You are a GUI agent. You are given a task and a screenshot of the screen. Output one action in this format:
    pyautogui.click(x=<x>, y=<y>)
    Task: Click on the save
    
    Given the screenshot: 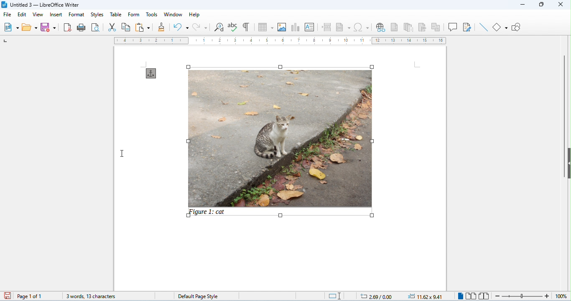 What is the action you would take?
    pyautogui.click(x=50, y=27)
    